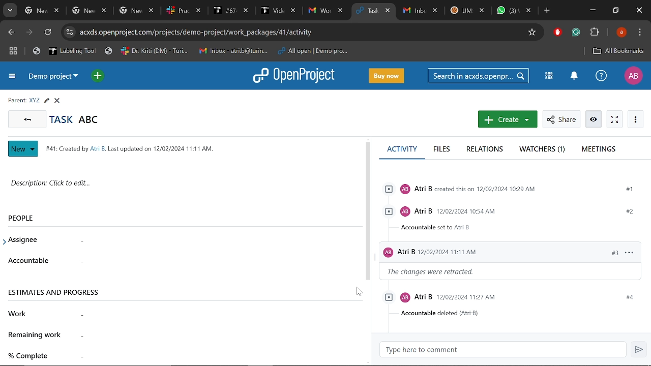 The image size is (651, 366). What do you see at coordinates (297, 75) in the screenshot?
I see `Open project logo` at bounding box center [297, 75].